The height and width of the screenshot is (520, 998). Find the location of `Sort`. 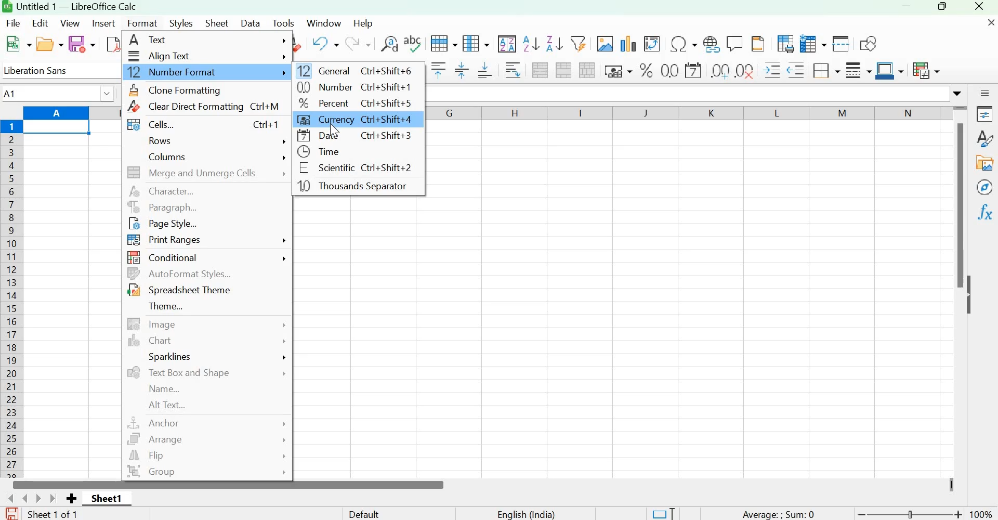

Sort is located at coordinates (508, 44).